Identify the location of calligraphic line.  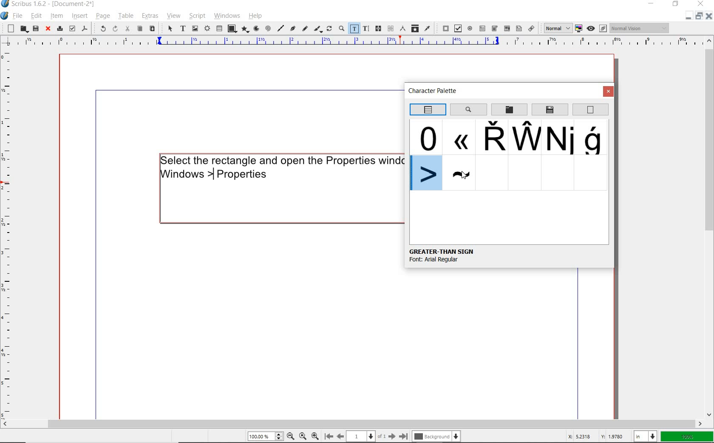
(318, 29).